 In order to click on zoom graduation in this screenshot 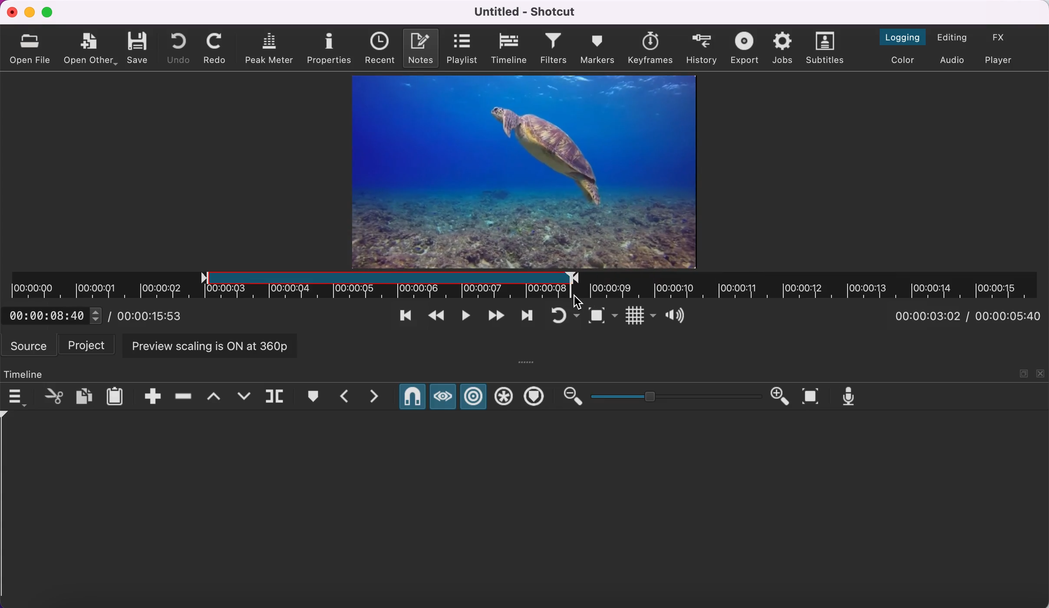, I will do `click(675, 396)`.